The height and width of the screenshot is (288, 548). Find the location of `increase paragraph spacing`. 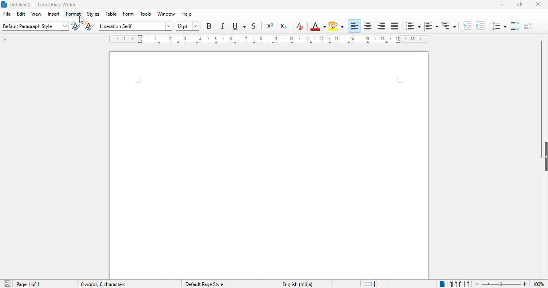

increase paragraph spacing is located at coordinates (515, 26).